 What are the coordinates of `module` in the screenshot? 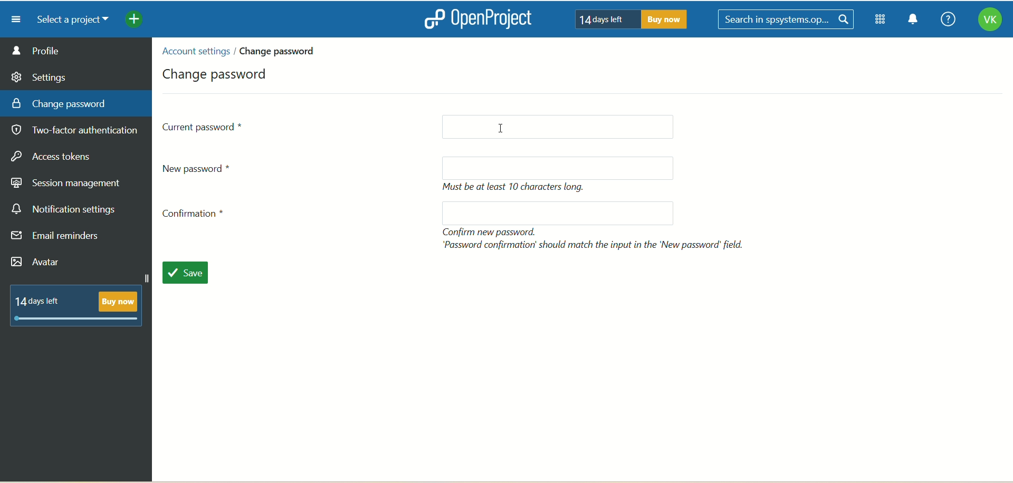 It's located at (882, 20).